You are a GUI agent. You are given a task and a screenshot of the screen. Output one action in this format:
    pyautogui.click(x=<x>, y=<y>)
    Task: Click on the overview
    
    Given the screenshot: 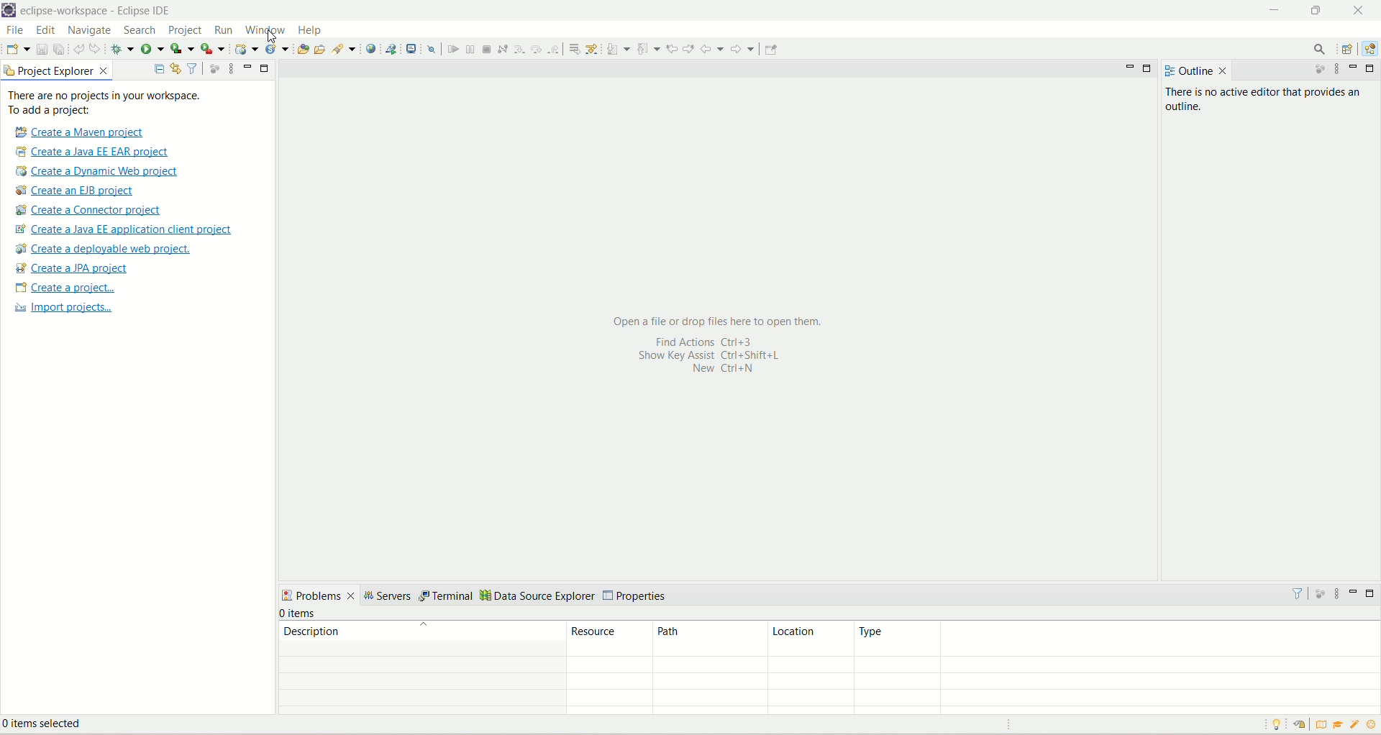 What is the action you would take?
    pyautogui.click(x=1319, y=723)
    